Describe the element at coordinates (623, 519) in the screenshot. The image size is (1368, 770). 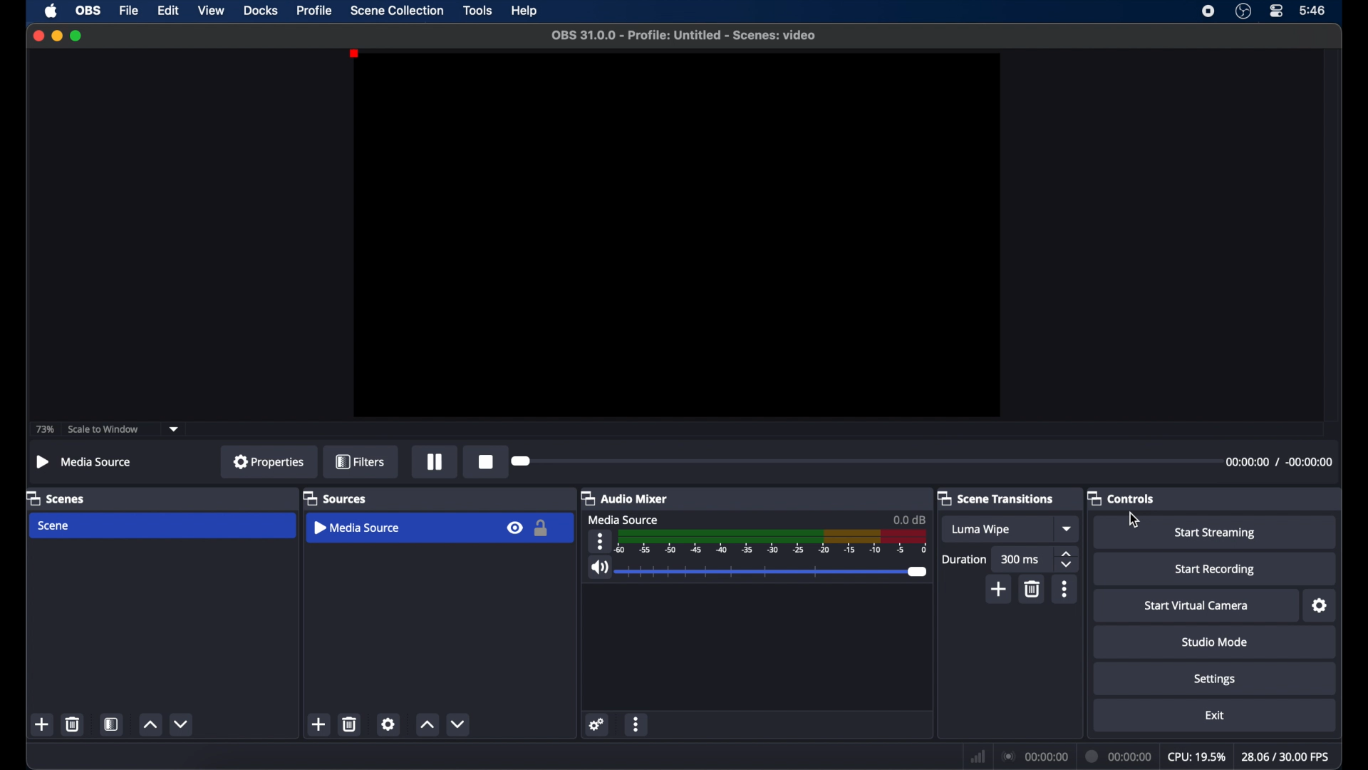
I see `media source` at that location.